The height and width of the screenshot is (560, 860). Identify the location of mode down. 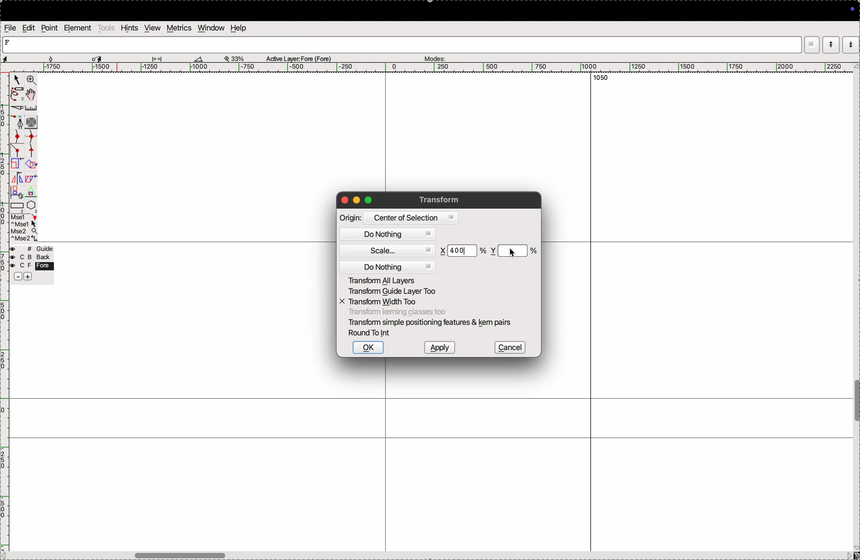
(851, 44).